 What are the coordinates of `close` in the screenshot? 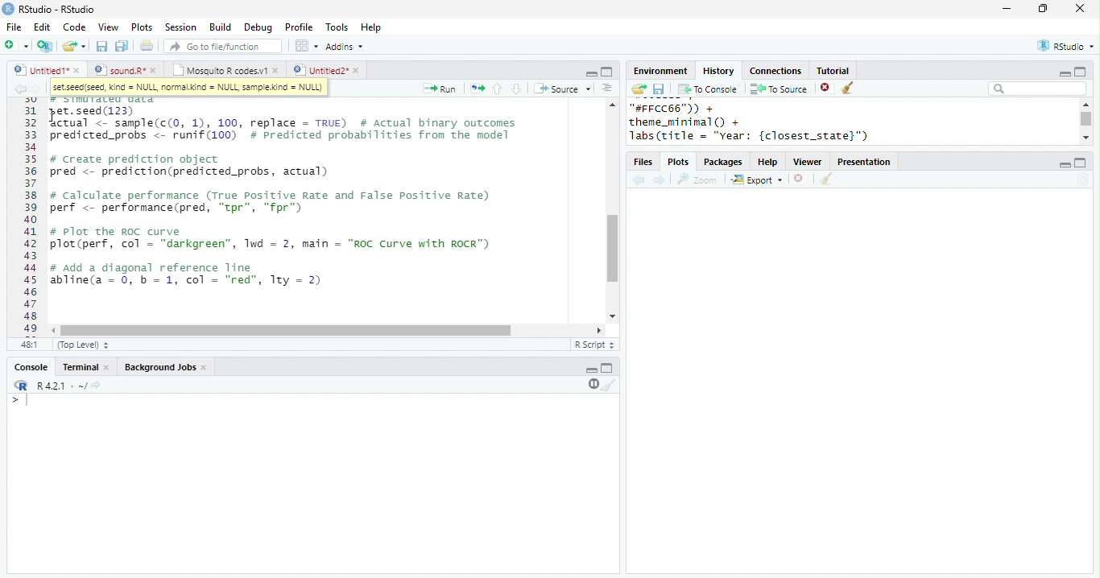 It's located at (156, 70).